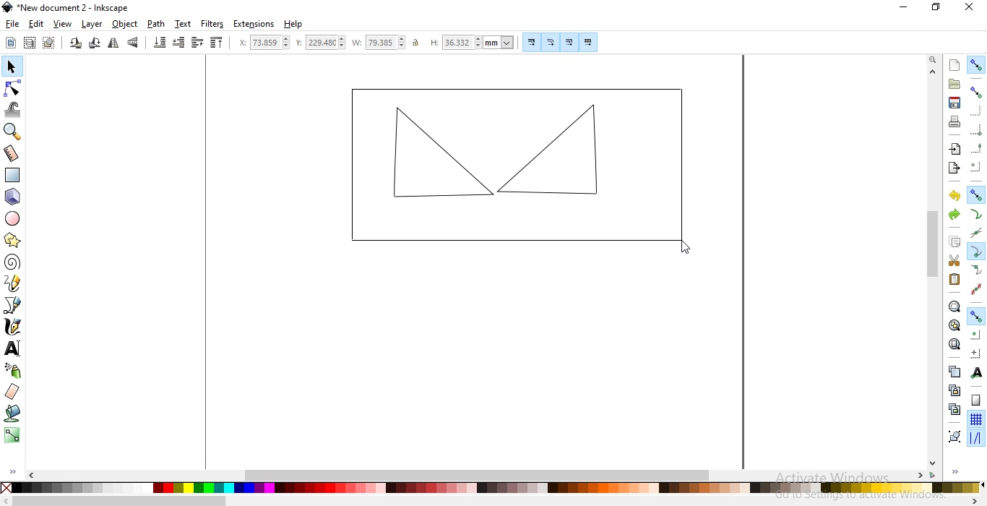 This screenshot has height=506, width=987. What do you see at coordinates (976, 166) in the screenshot?
I see `snapping centers of bounding boxes` at bounding box center [976, 166].